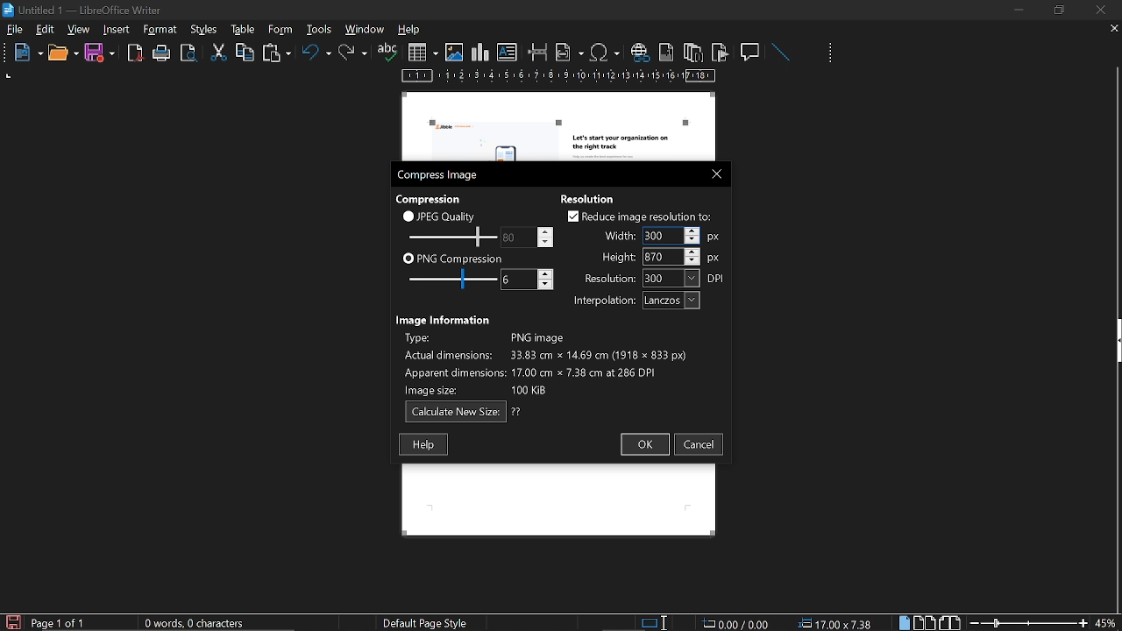 The image size is (1122, 631). What do you see at coordinates (738, 622) in the screenshot?
I see `0.00 / 0.00` at bounding box center [738, 622].